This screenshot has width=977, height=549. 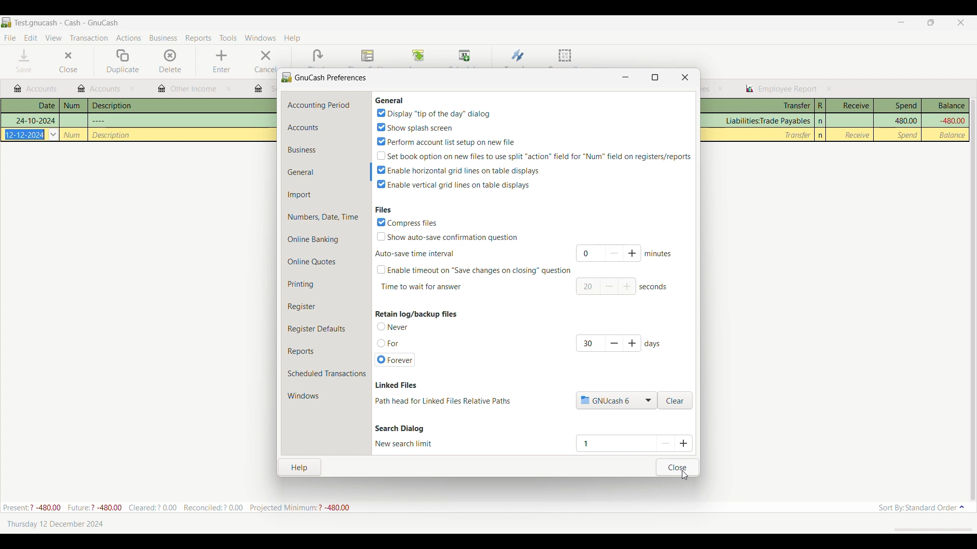 I want to click on Cursor clicking on close, so click(x=685, y=475).